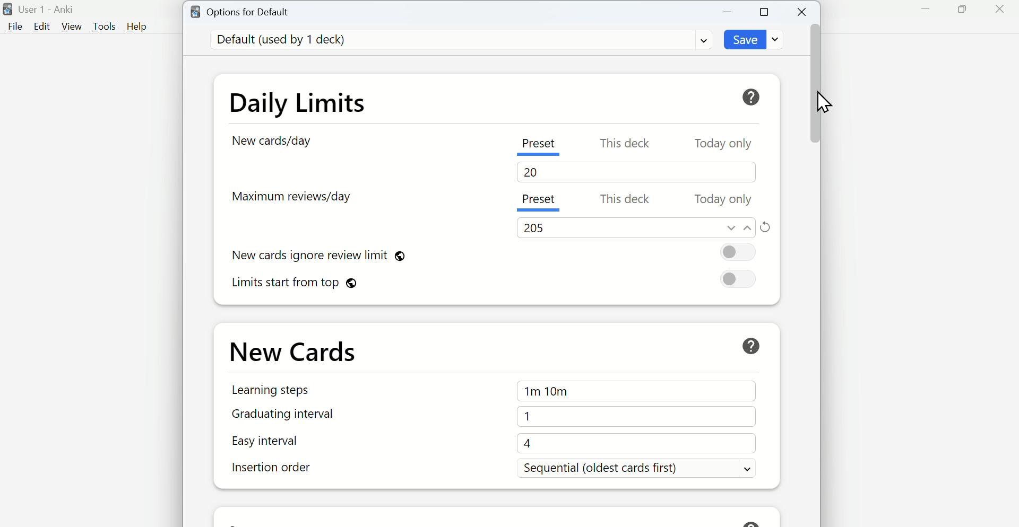 The image size is (1019, 527). What do you see at coordinates (752, 97) in the screenshot?
I see `Help` at bounding box center [752, 97].